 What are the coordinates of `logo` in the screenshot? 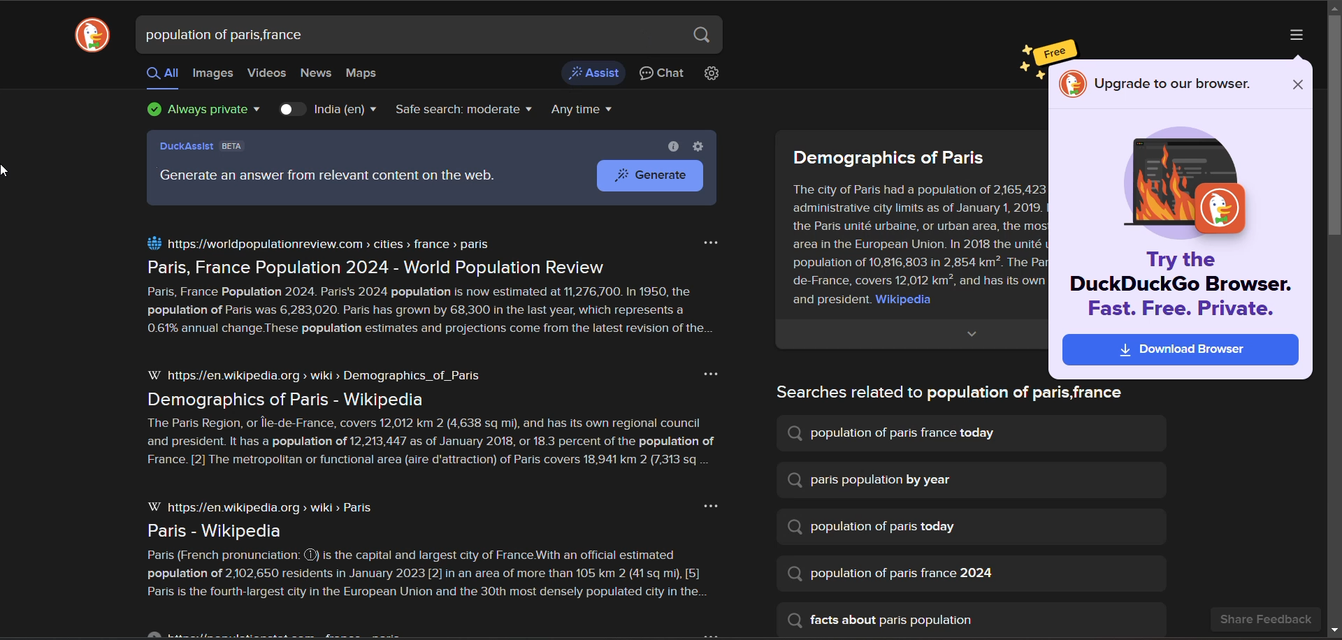 It's located at (88, 38).